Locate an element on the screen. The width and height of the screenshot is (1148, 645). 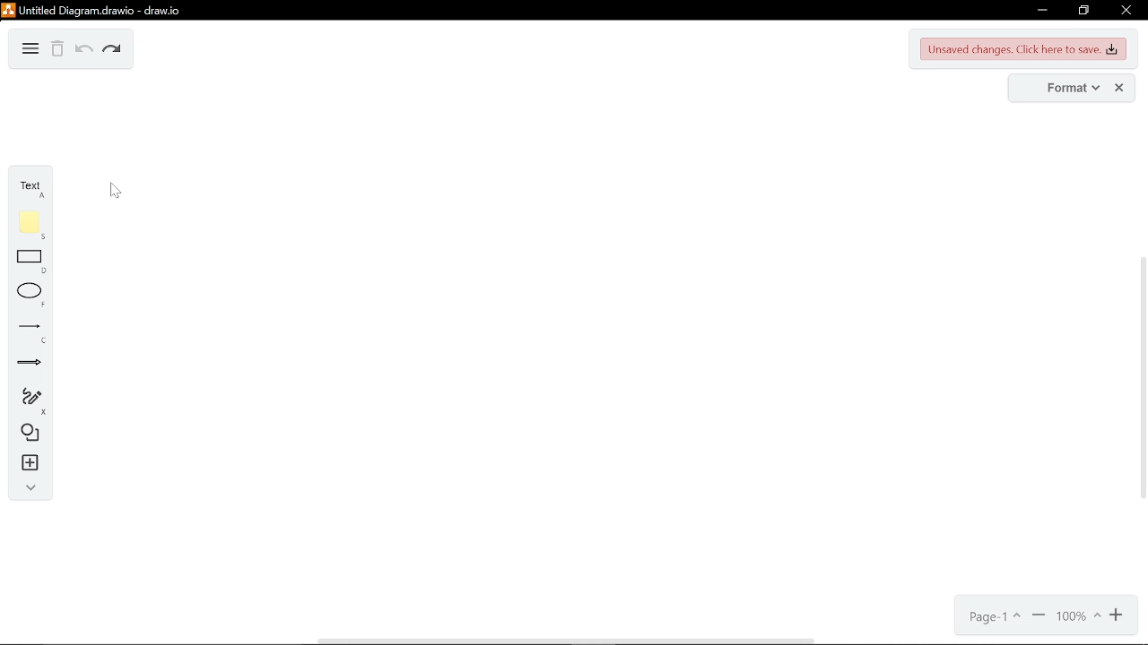
page1 is located at coordinates (995, 620).